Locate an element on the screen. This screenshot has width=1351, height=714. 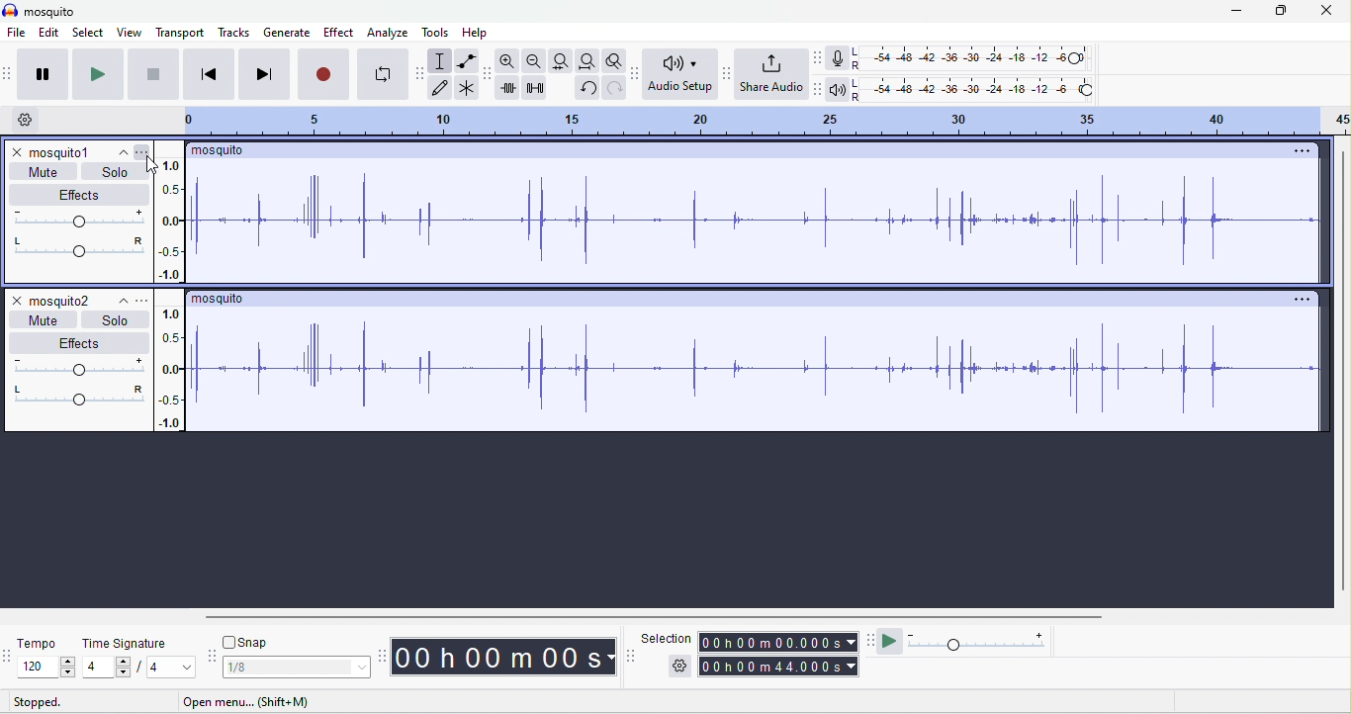
maximize is located at coordinates (1280, 11).